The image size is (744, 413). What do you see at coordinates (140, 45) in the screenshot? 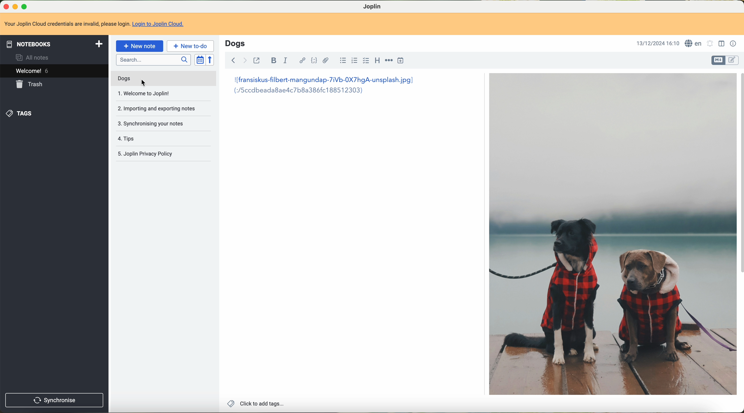
I see `new note` at bounding box center [140, 45].